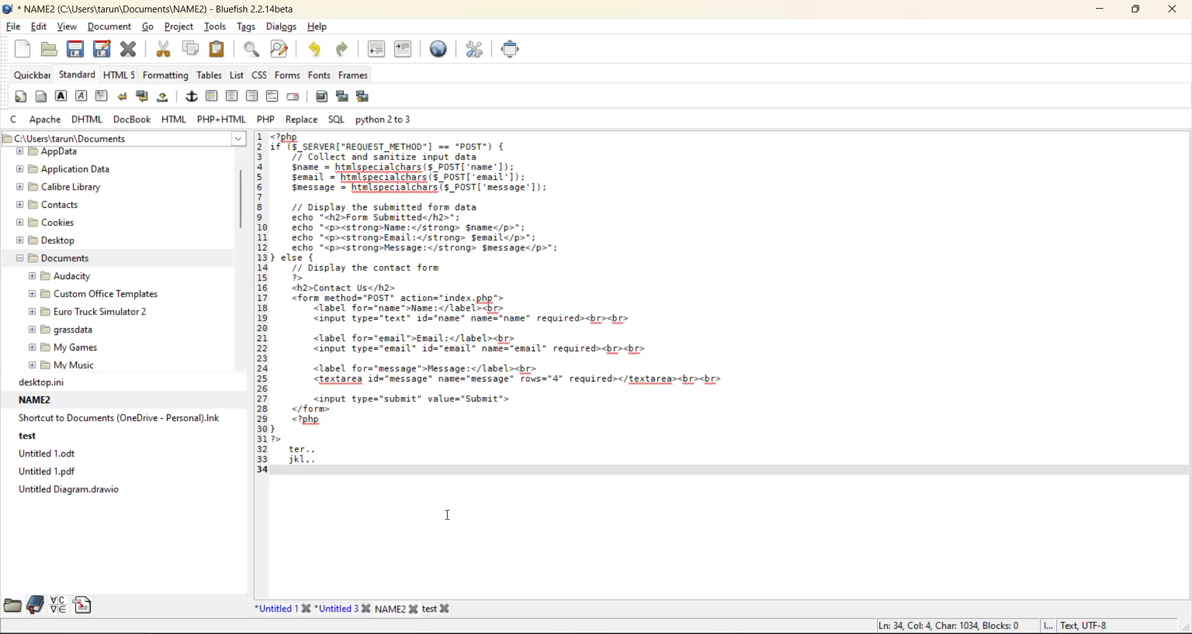 The height and width of the screenshot is (634, 1192). What do you see at coordinates (1136, 10) in the screenshot?
I see `maximize` at bounding box center [1136, 10].